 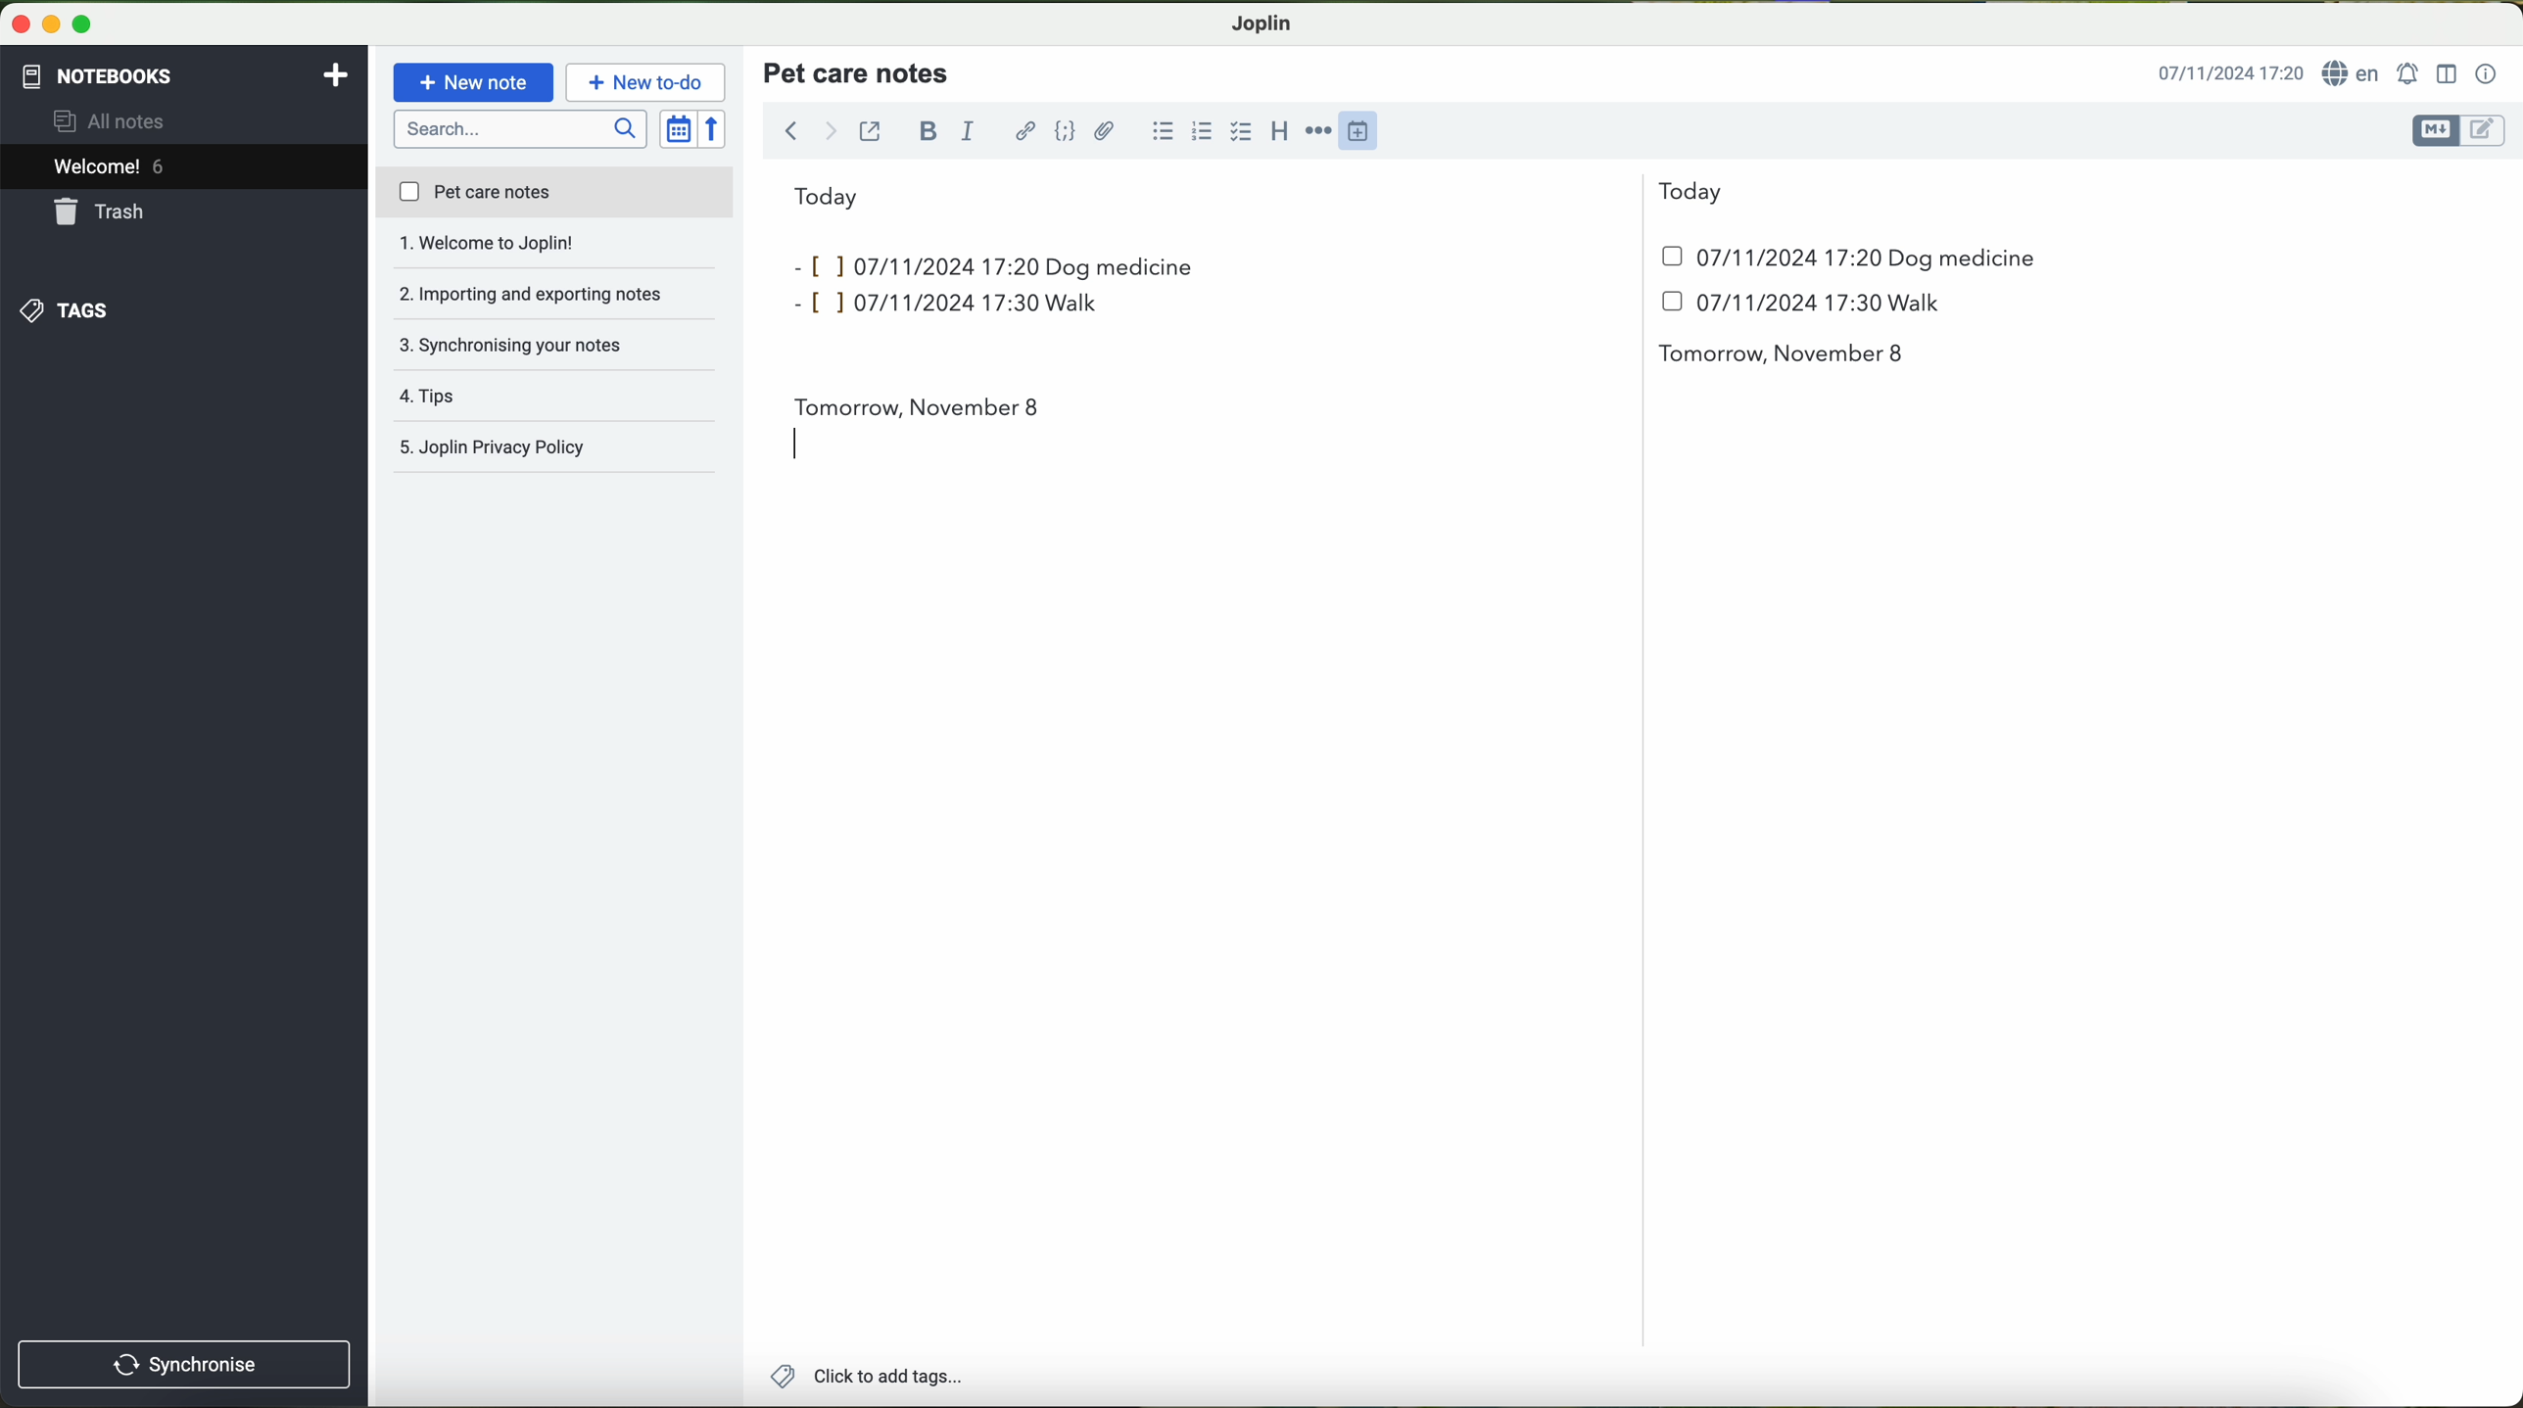 I want to click on Joplin privacy policy, so click(x=556, y=397).